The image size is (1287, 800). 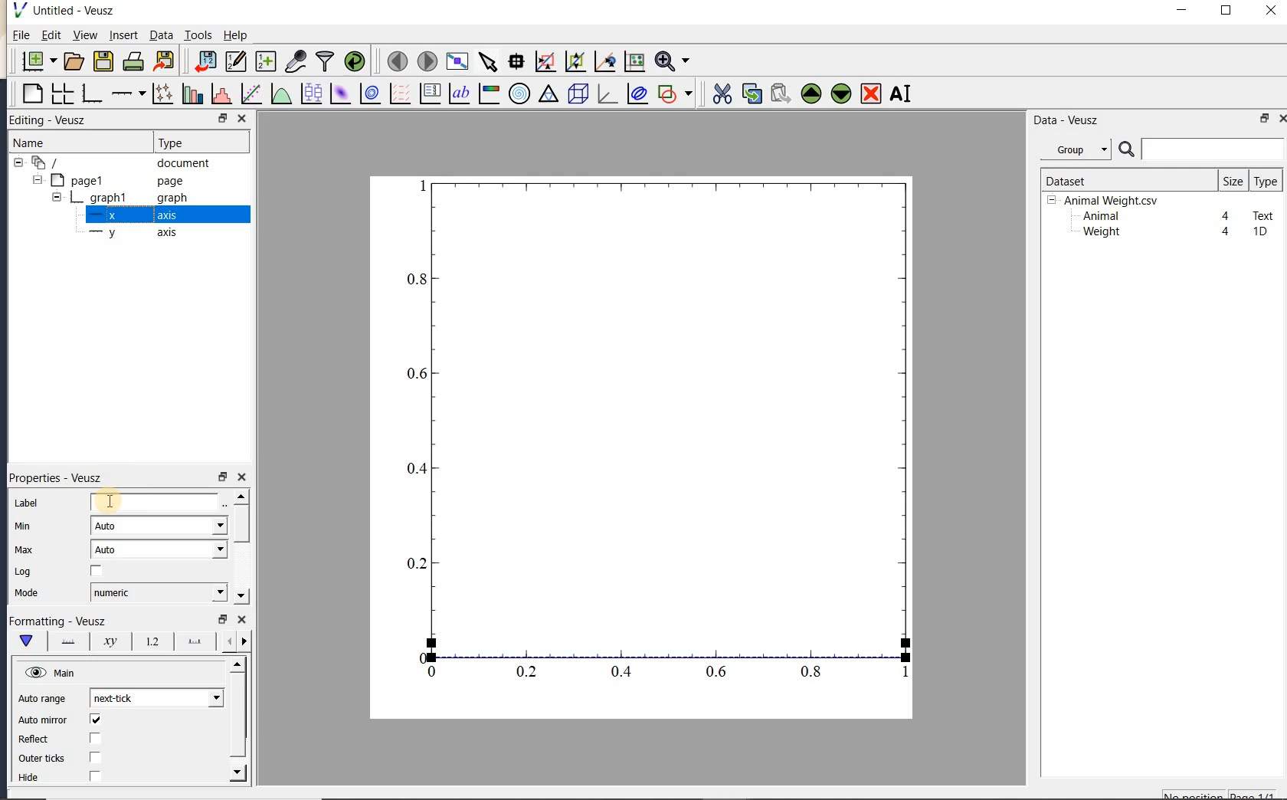 What do you see at coordinates (123, 34) in the screenshot?
I see `insert` at bounding box center [123, 34].